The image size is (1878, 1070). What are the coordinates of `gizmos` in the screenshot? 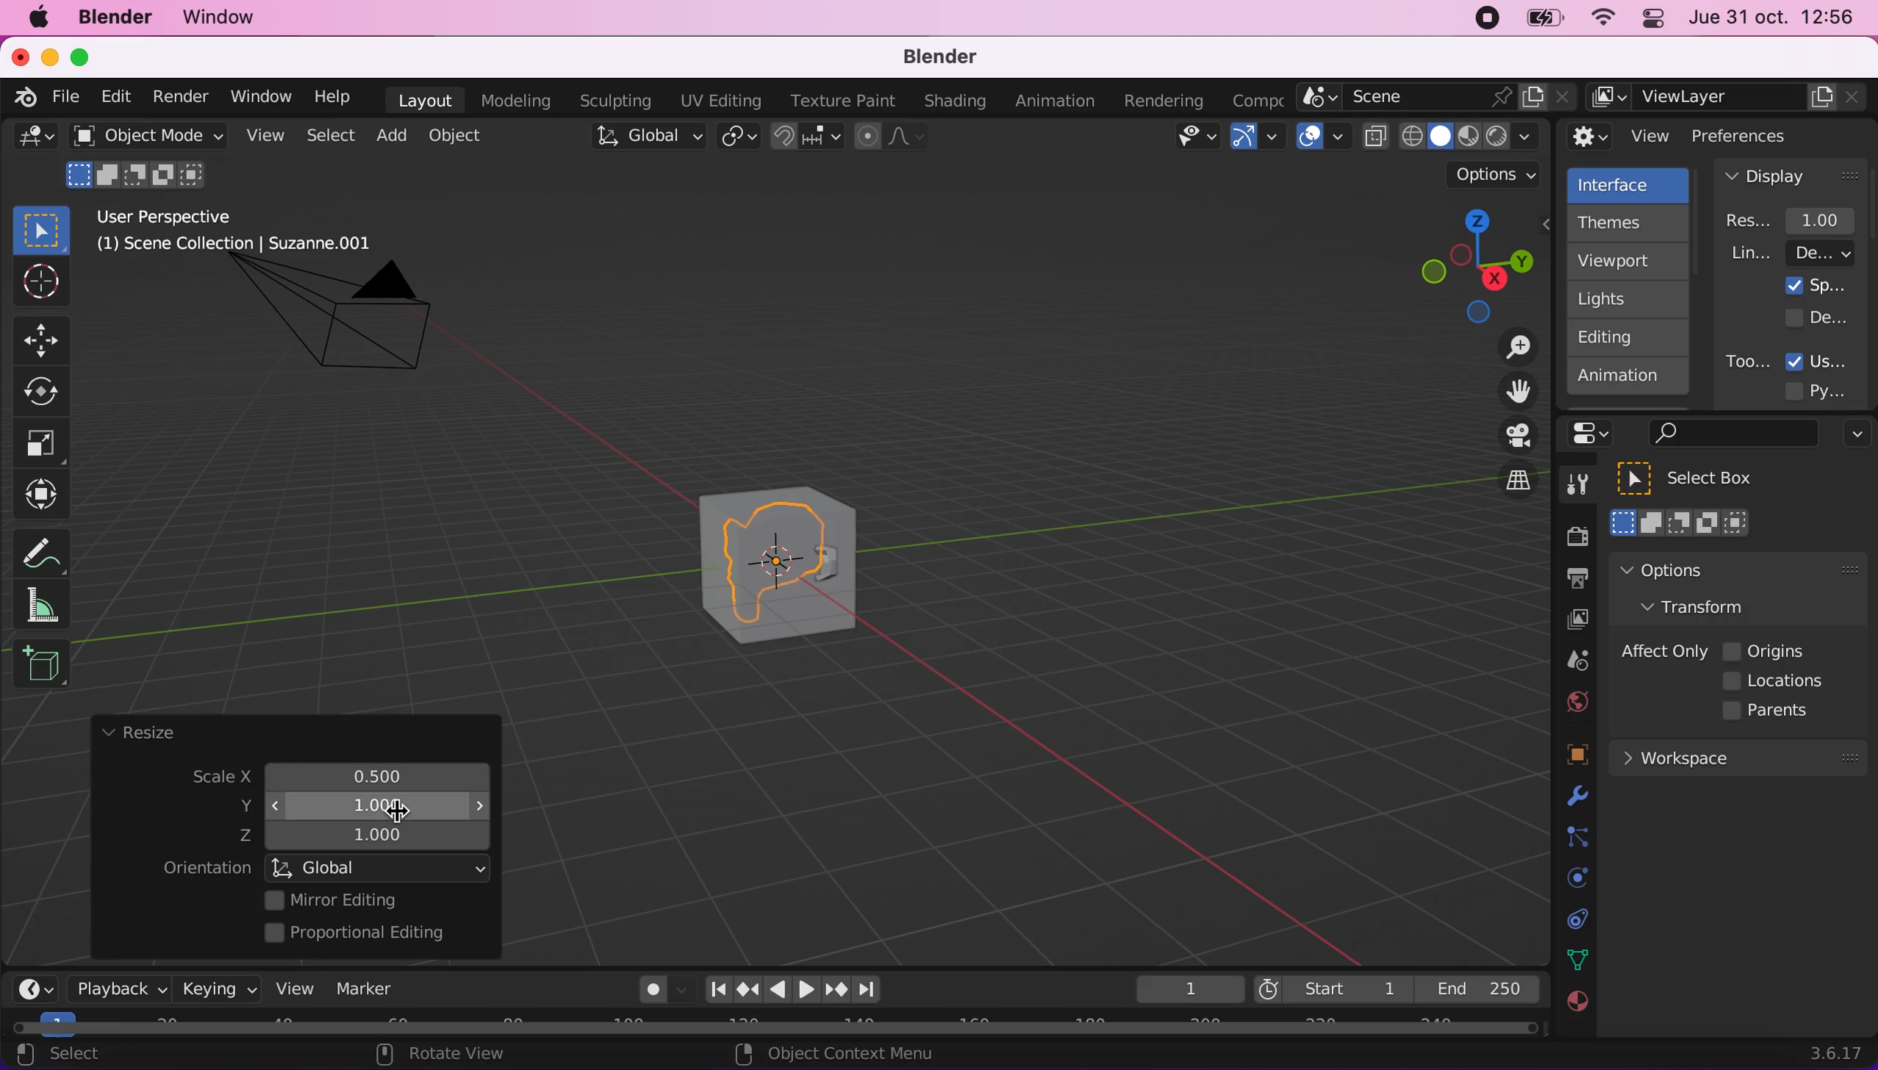 It's located at (1256, 141).